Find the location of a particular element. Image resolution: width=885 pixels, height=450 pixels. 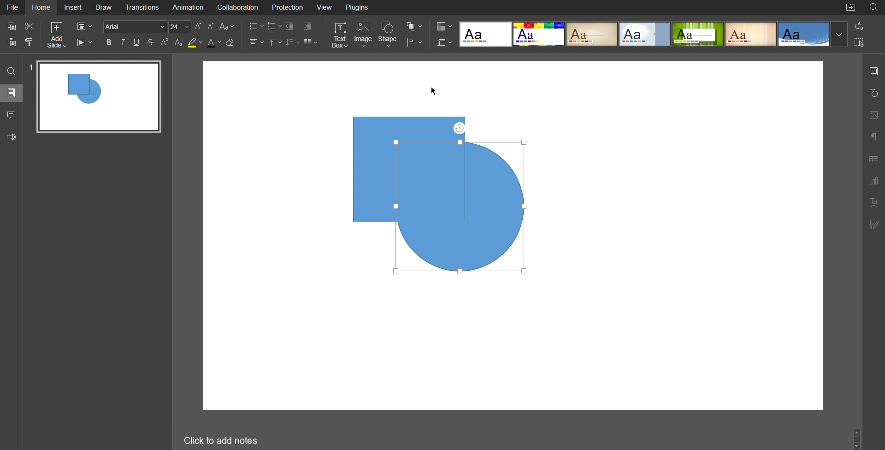

Paragraph Settings is located at coordinates (873, 137).